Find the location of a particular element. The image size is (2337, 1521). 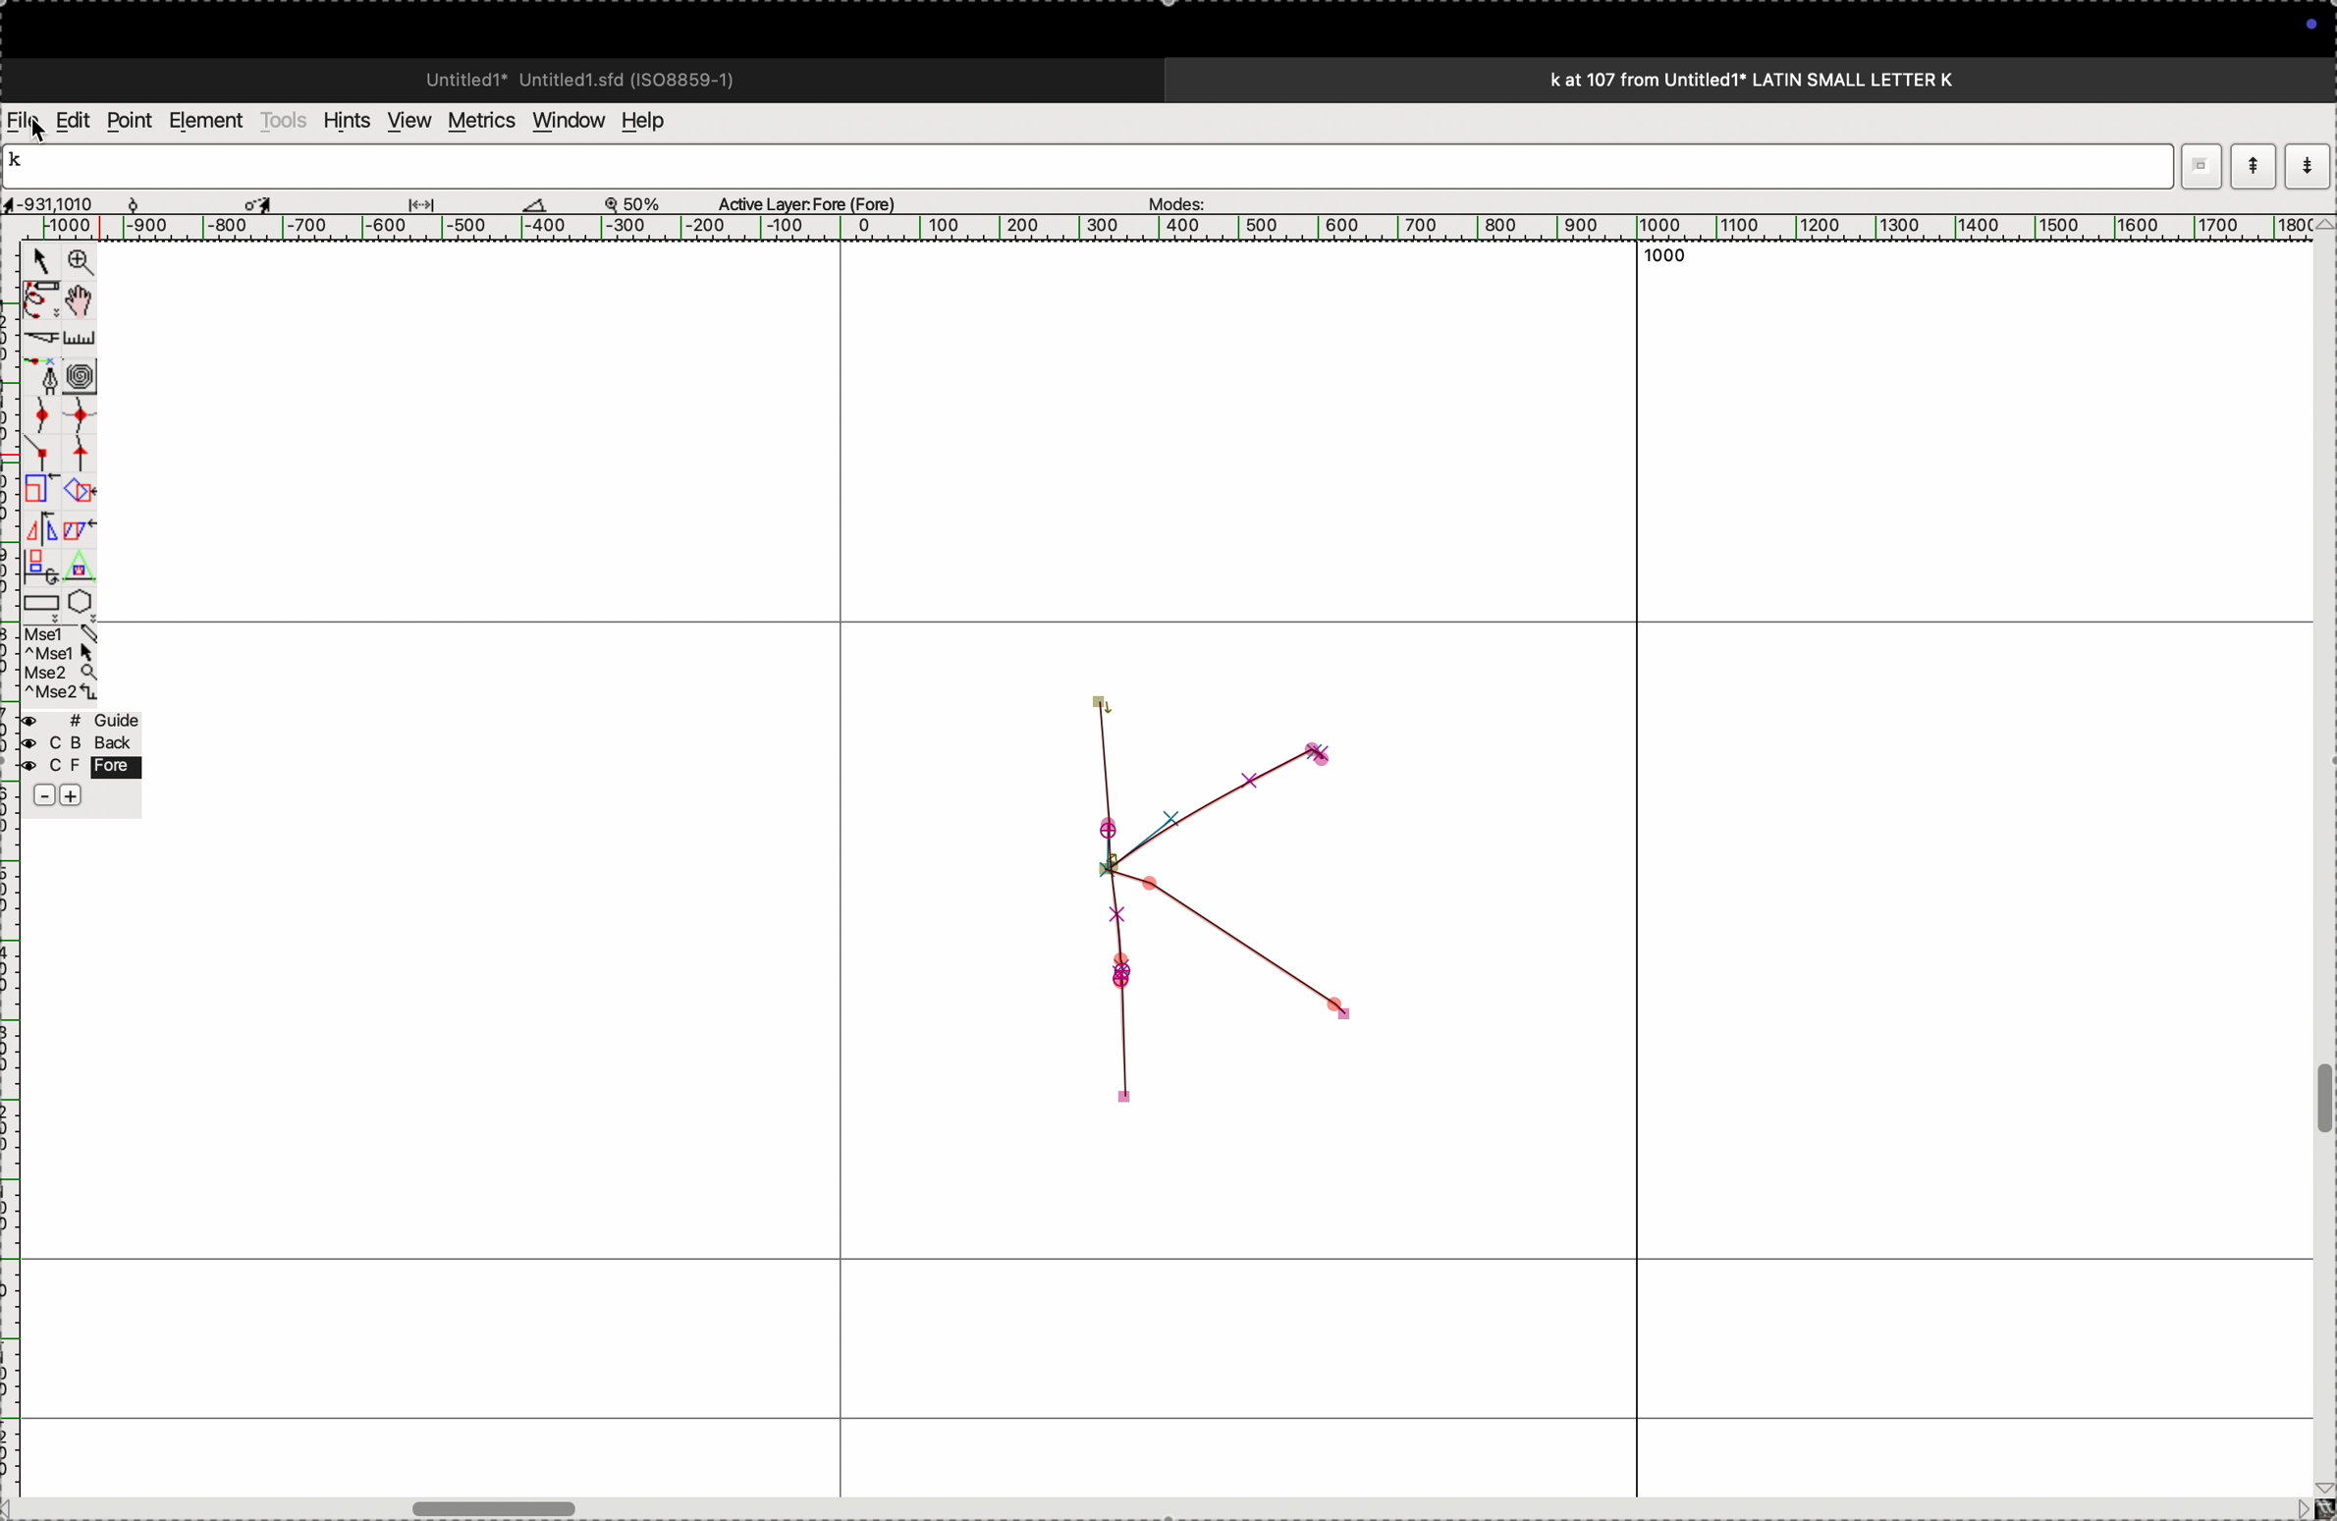

fill is located at coordinates (82, 489).